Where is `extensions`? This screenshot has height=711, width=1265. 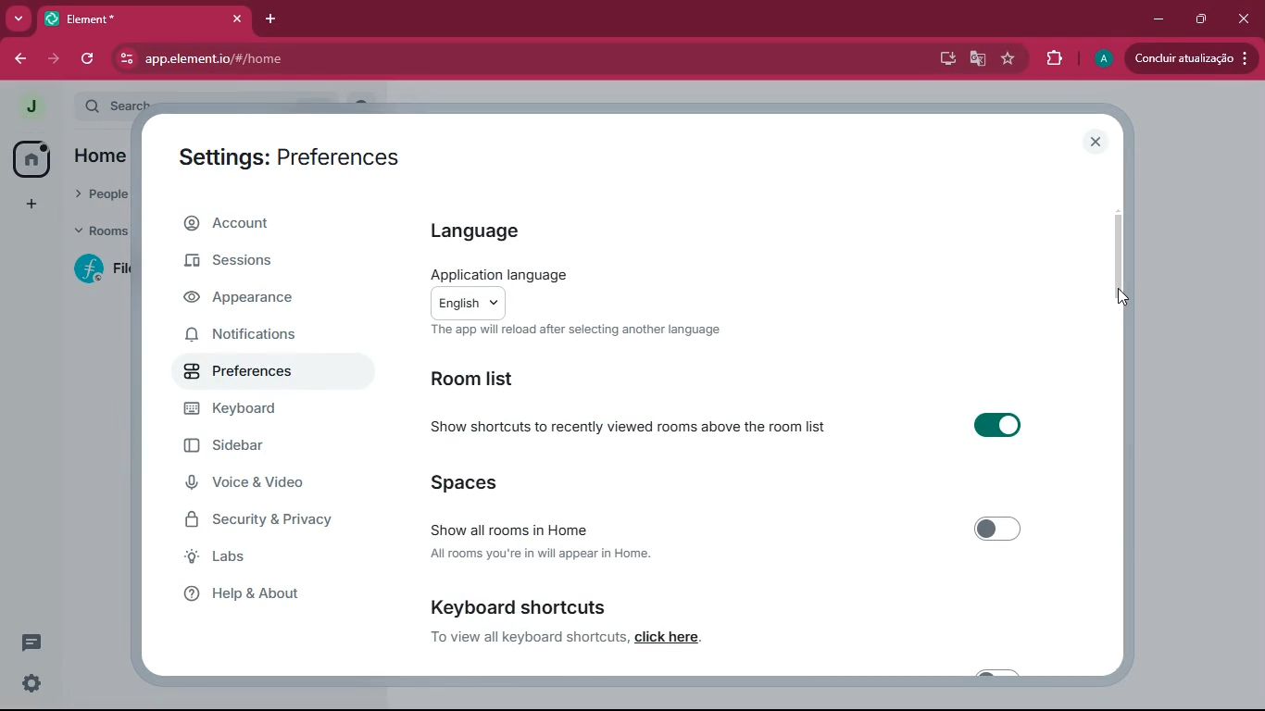 extensions is located at coordinates (1054, 58).